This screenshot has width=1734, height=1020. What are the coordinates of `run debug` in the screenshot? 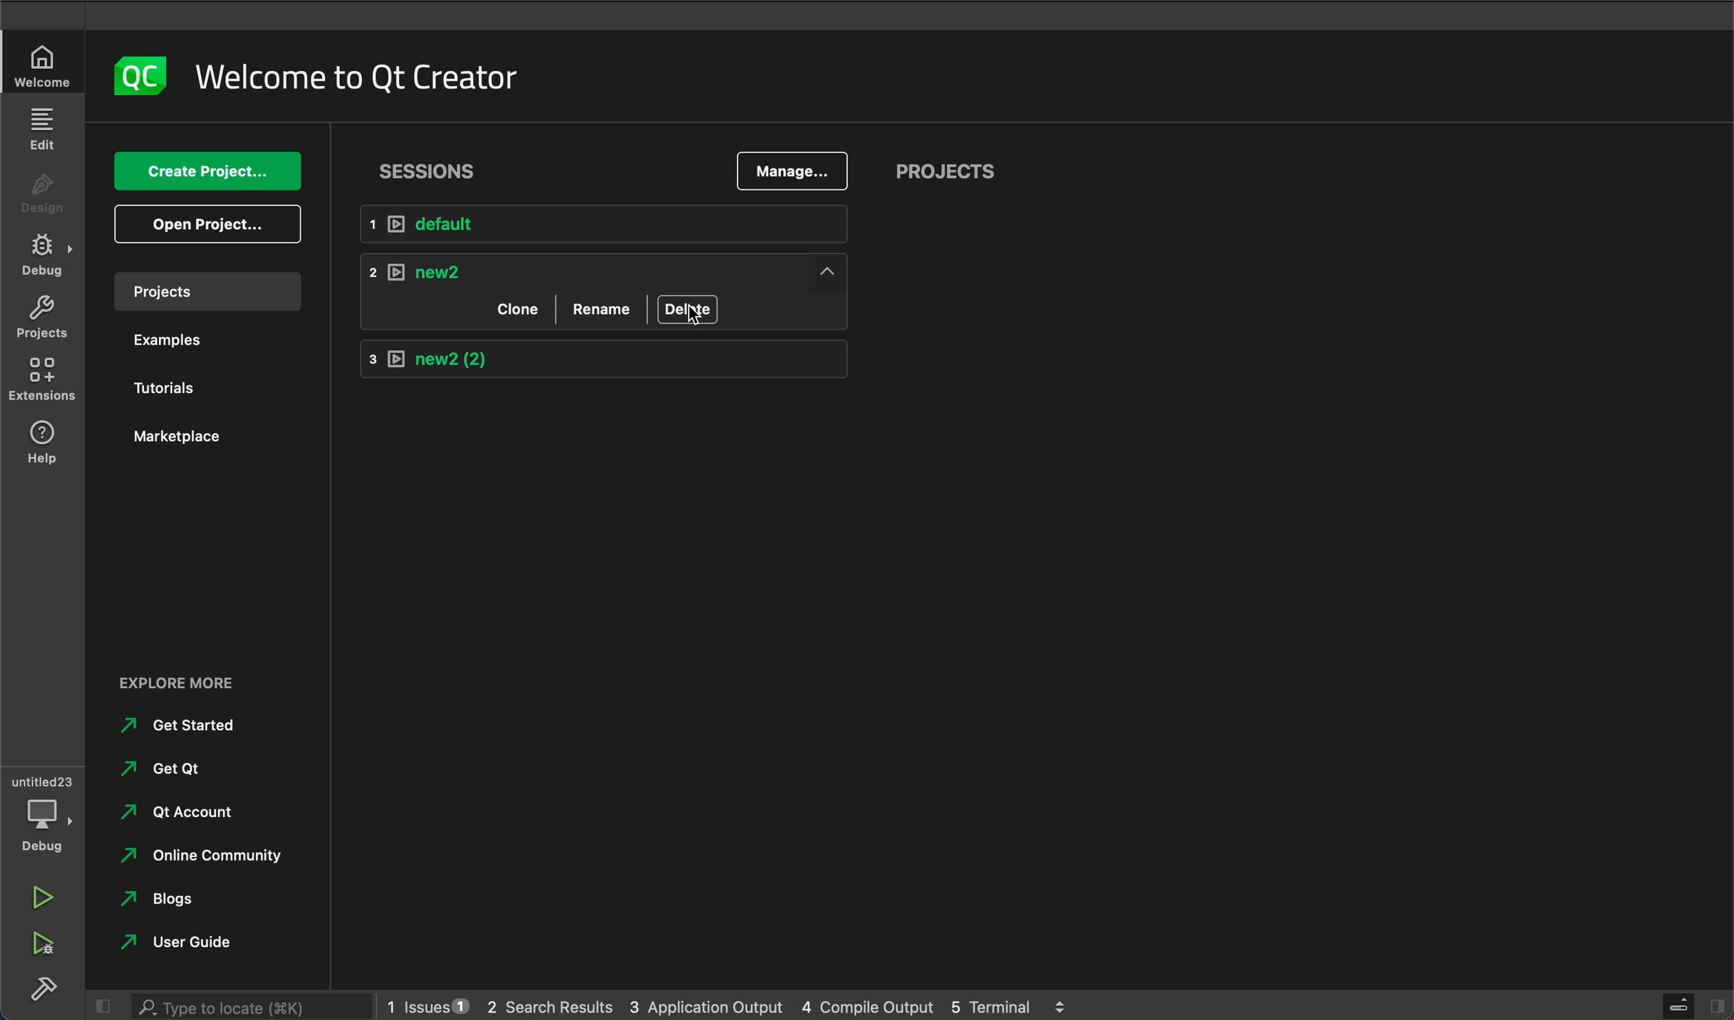 It's located at (43, 942).